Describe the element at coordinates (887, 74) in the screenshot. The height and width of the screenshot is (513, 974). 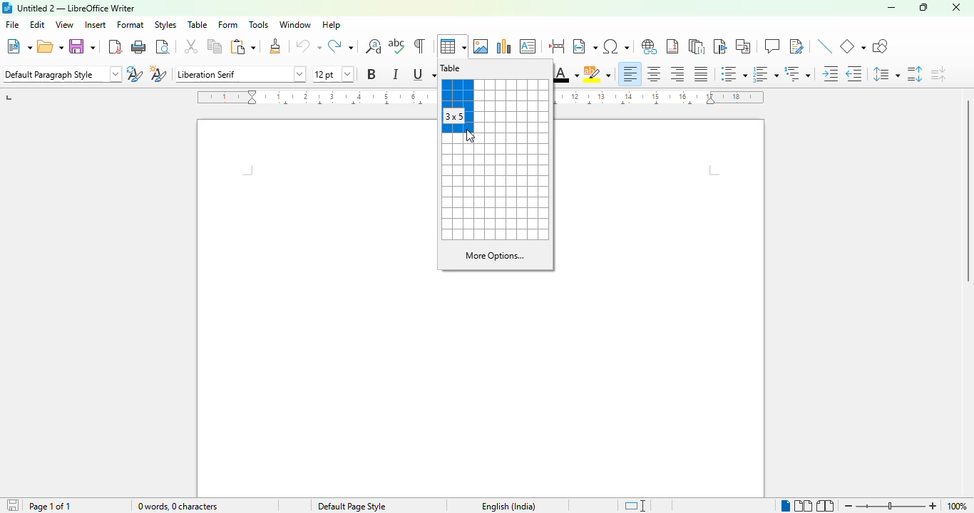
I see `set line spacing` at that location.